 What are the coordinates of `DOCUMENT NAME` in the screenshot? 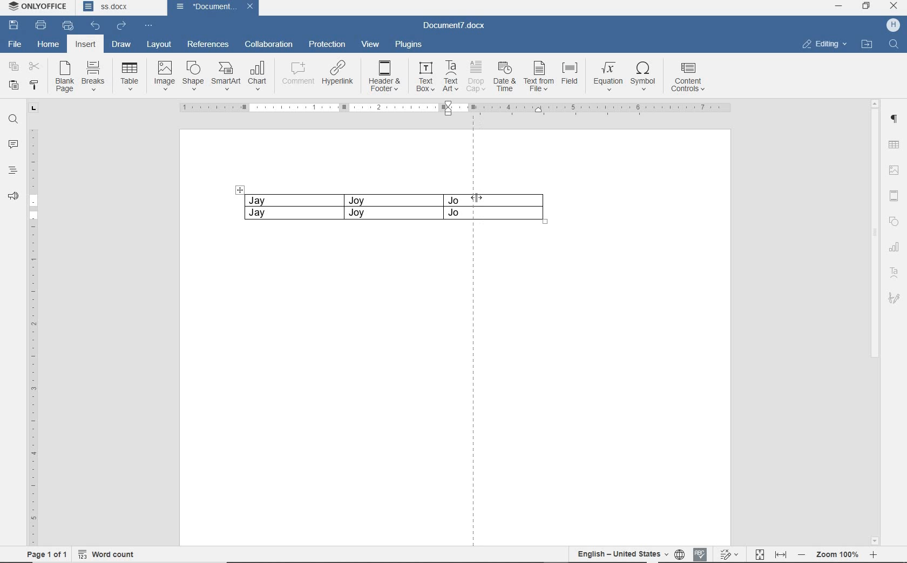 It's located at (118, 8).